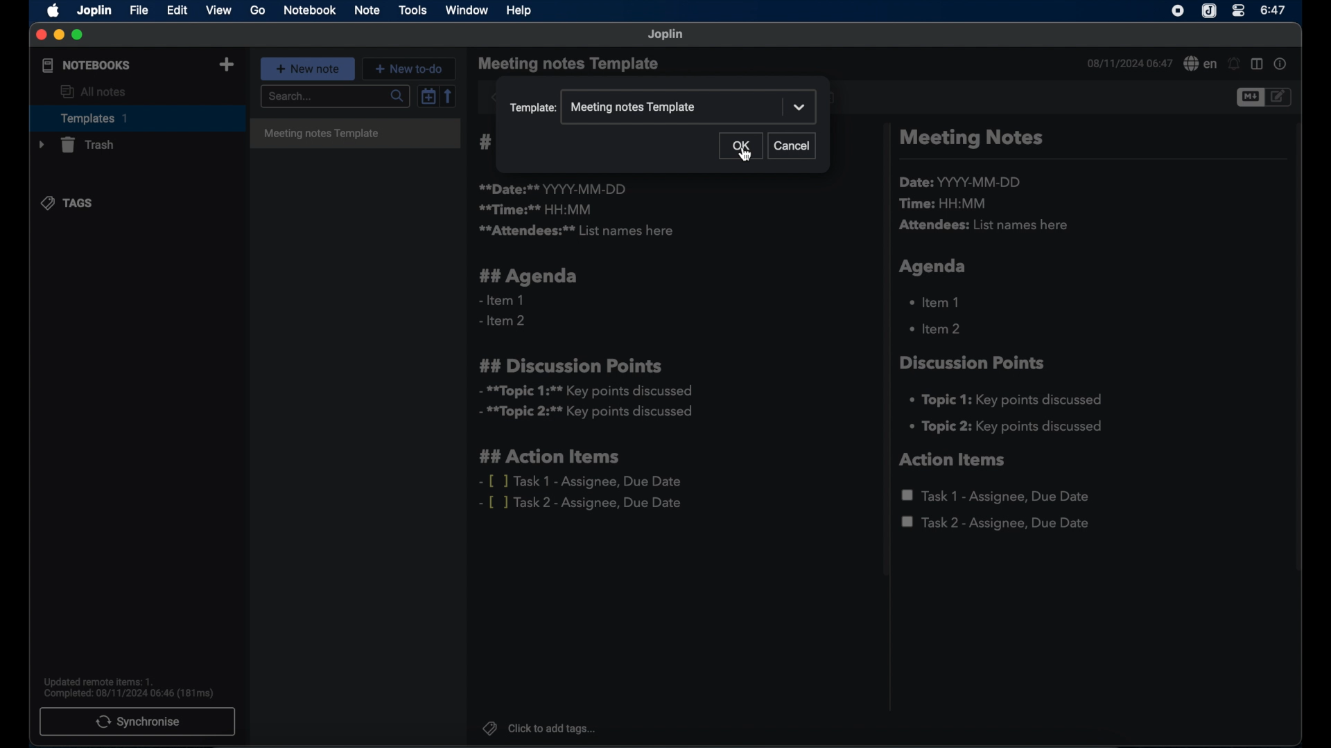  Describe the element at coordinates (666, 35) in the screenshot. I see `Joplin` at that location.